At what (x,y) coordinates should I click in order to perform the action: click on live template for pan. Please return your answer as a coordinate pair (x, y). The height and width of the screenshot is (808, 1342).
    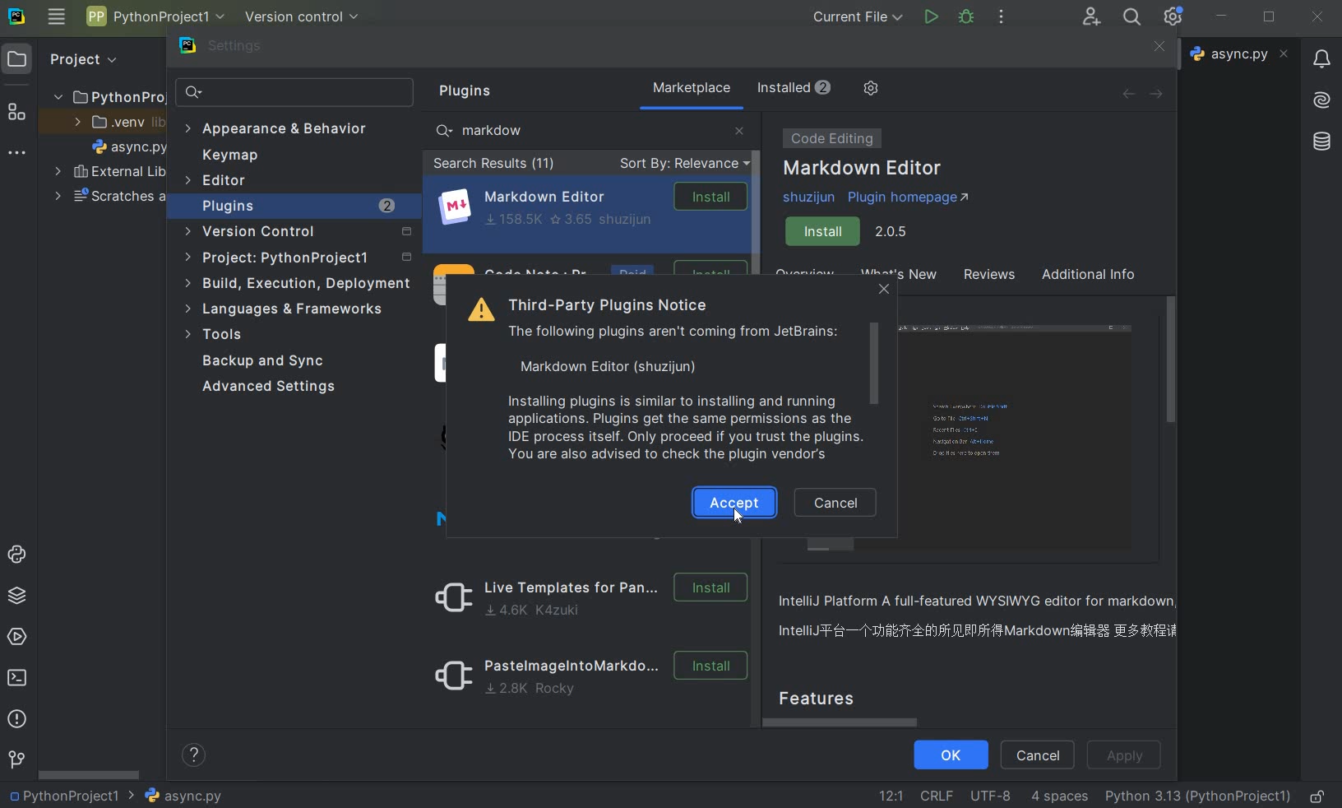
    Looking at the image, I should click on (585, 597).